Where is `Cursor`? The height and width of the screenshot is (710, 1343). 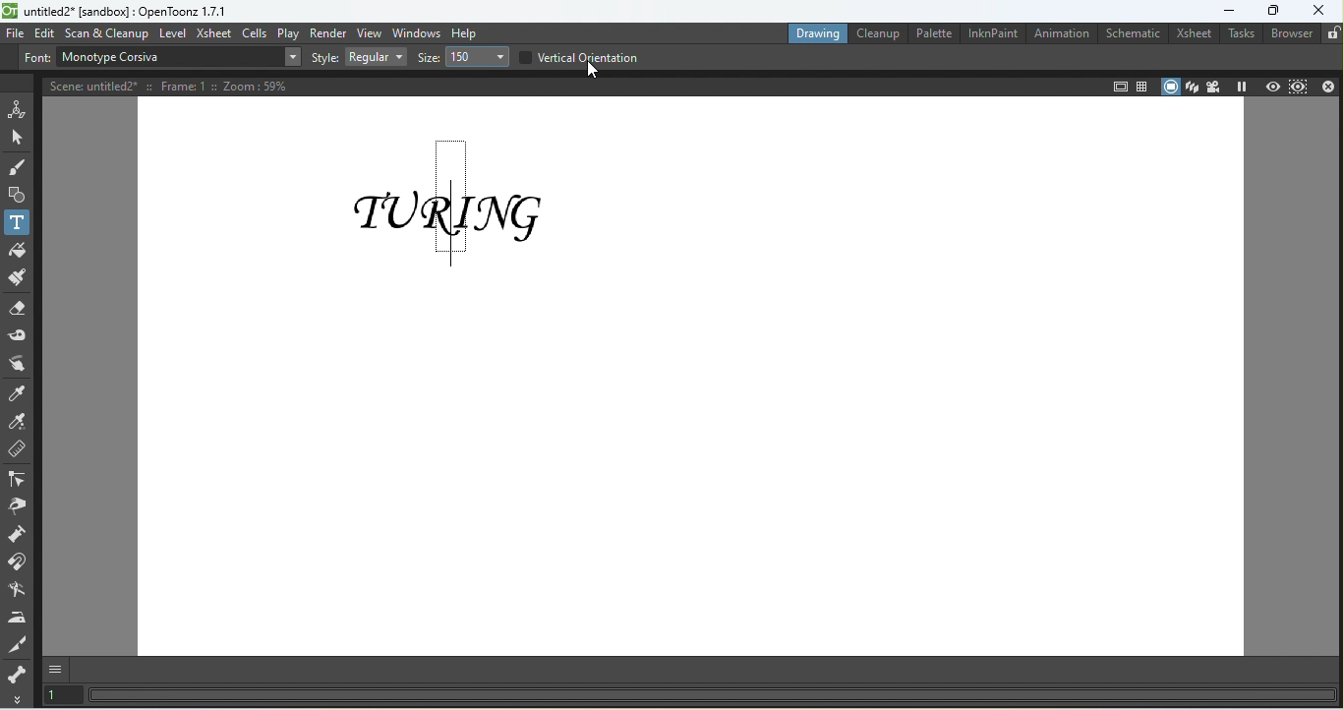
Cursor is located at coordinates (599, 74).